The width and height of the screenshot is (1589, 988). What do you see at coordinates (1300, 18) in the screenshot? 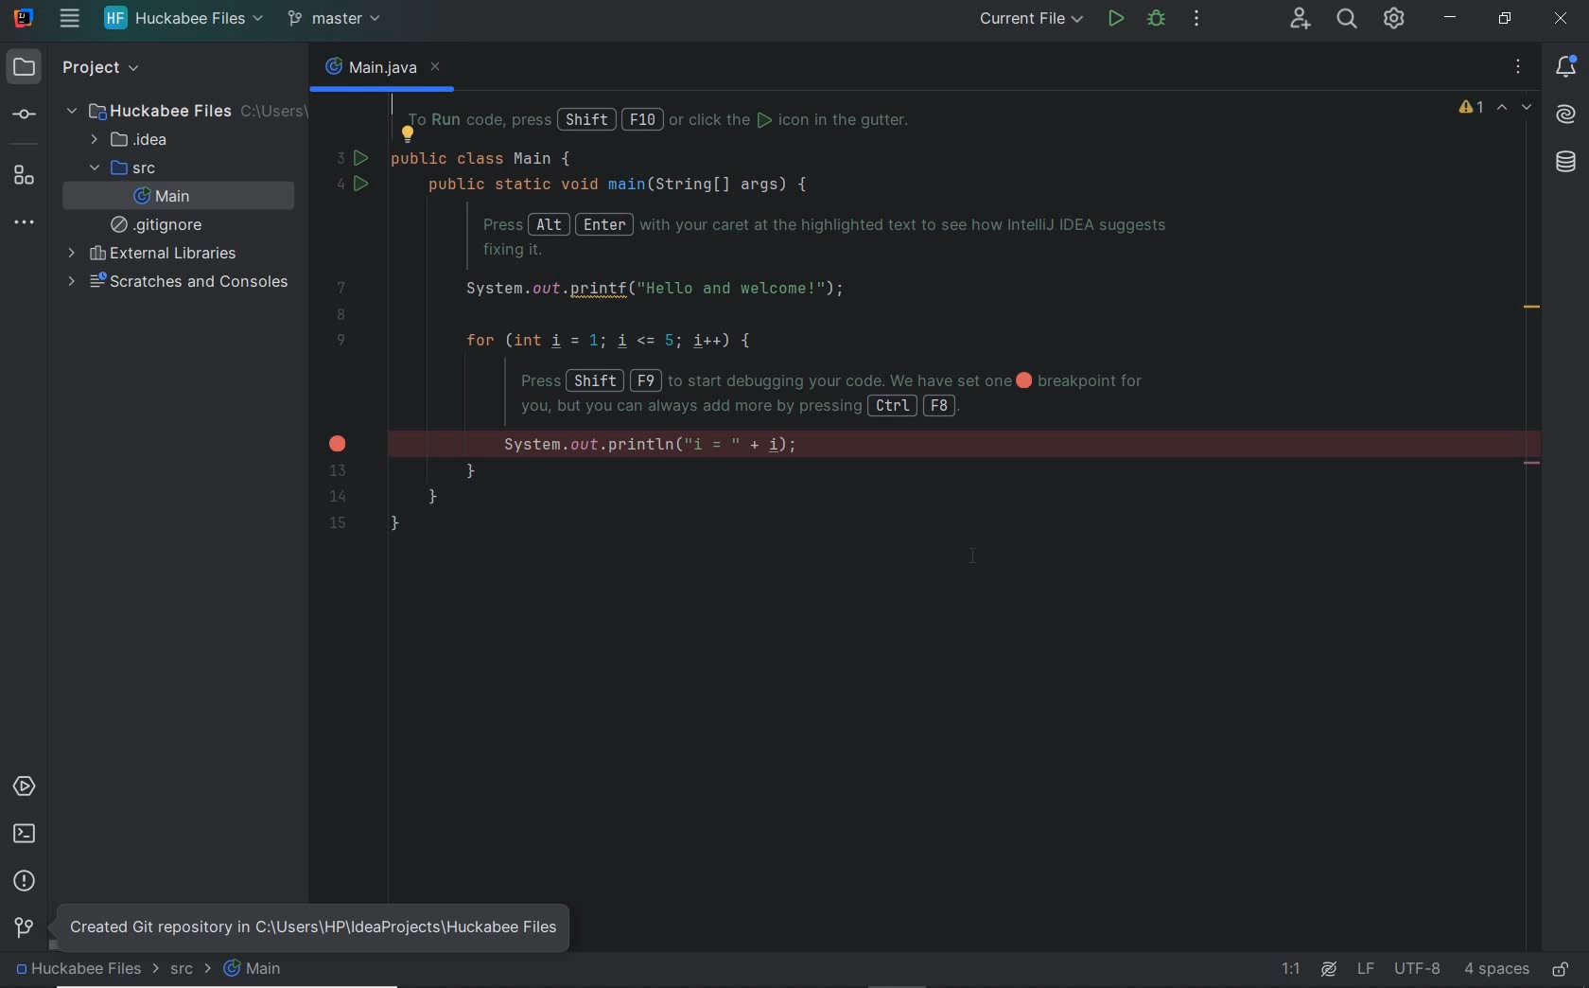
I see `CODE WITH ME` at bounding box center [1300, 18].